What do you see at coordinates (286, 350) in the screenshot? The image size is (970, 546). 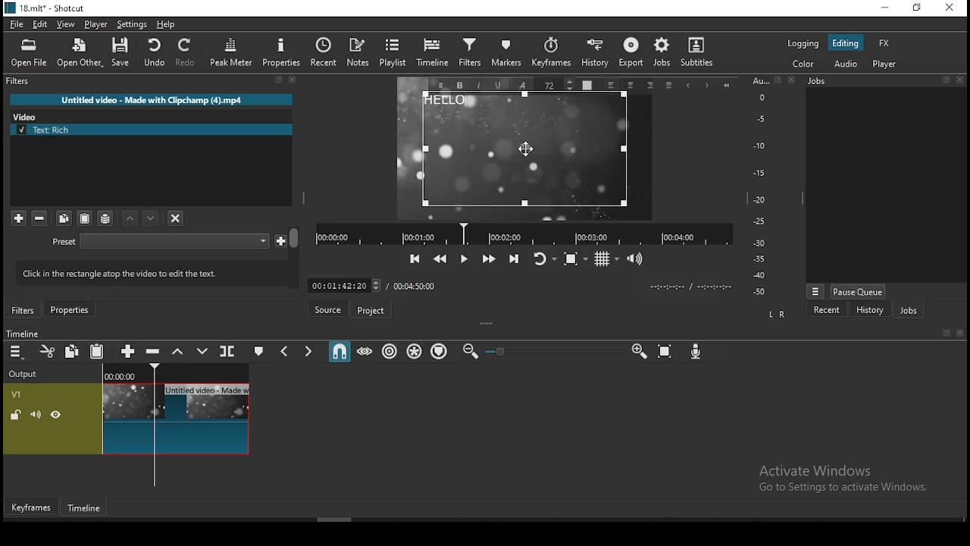 I see `previous marker` at bounding box center [286, 350].